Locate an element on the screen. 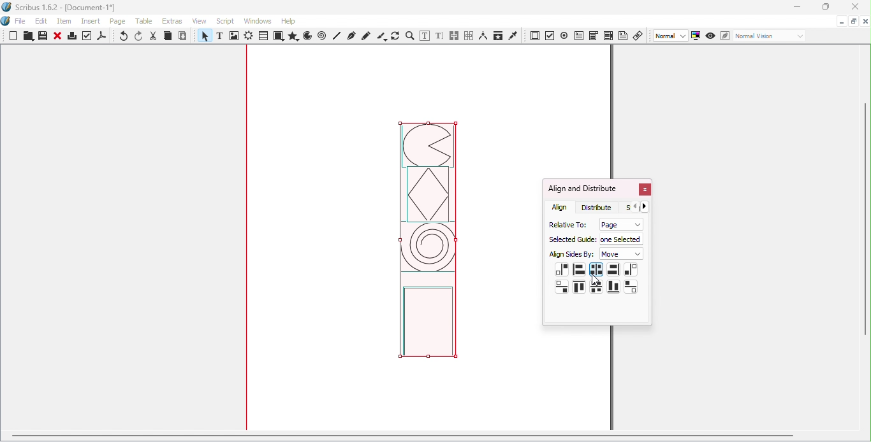 The width and height of the screenshot is (871, 442). New is located at coordinates (13, 36).